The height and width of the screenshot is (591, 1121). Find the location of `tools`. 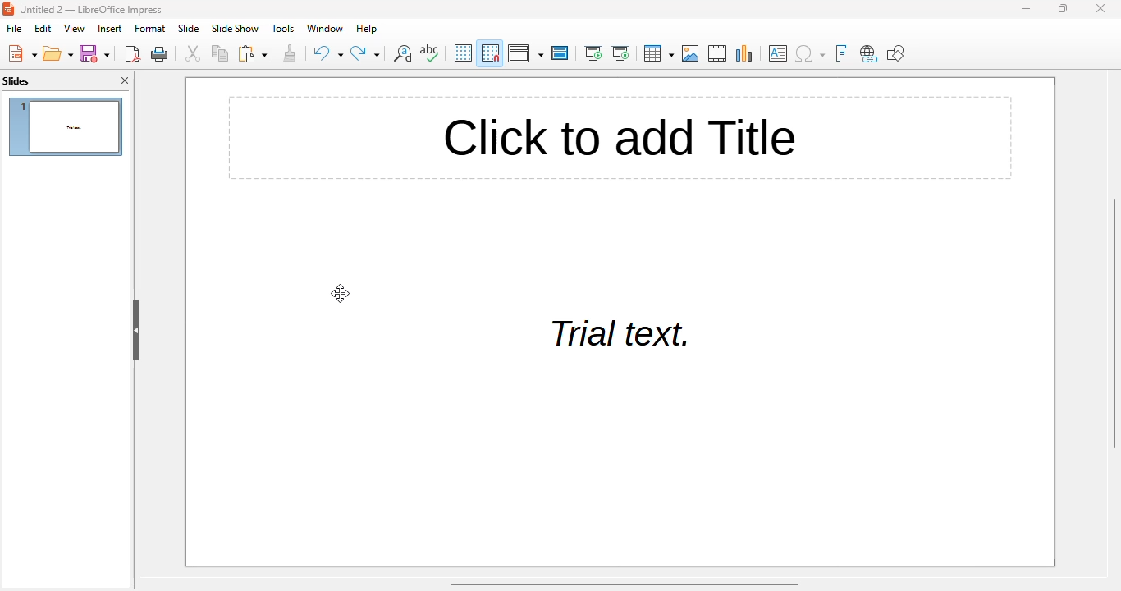

tools is located at coordinates (281, 28).